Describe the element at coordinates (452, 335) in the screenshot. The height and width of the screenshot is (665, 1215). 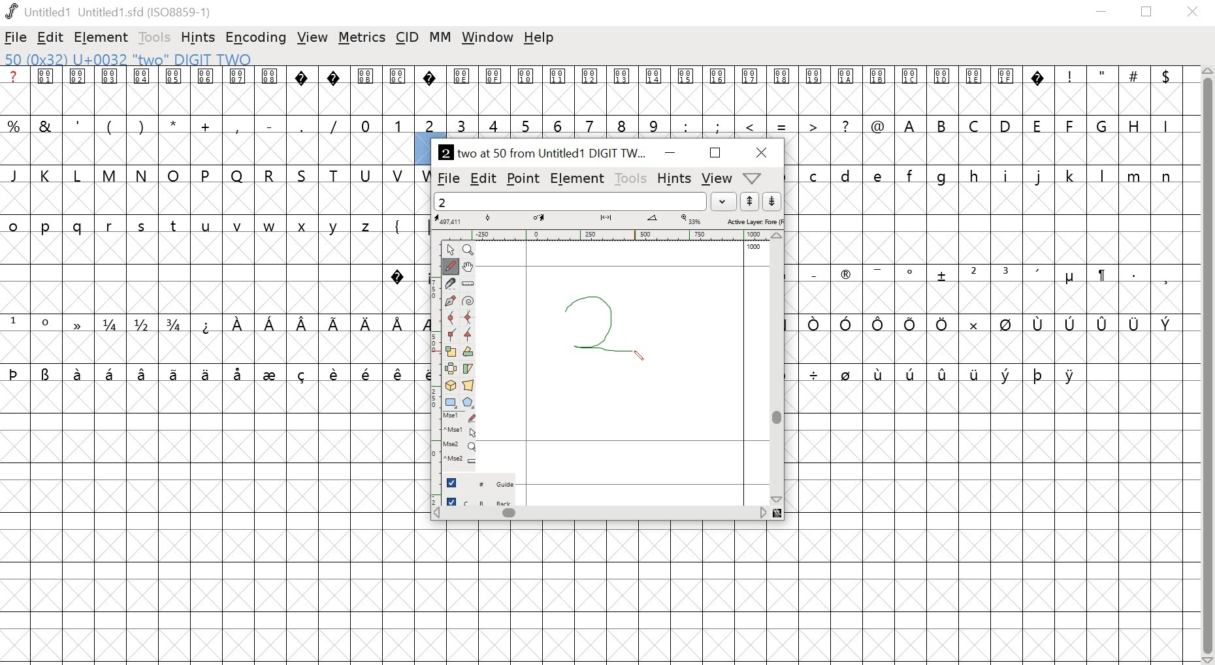
I see `corner` at that location.